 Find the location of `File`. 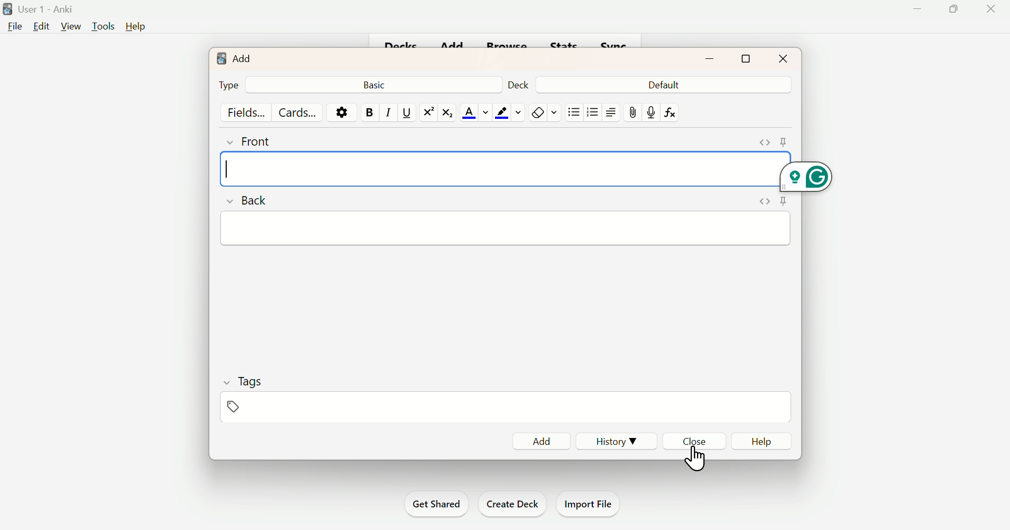

File is located at coordinates (14, 28).